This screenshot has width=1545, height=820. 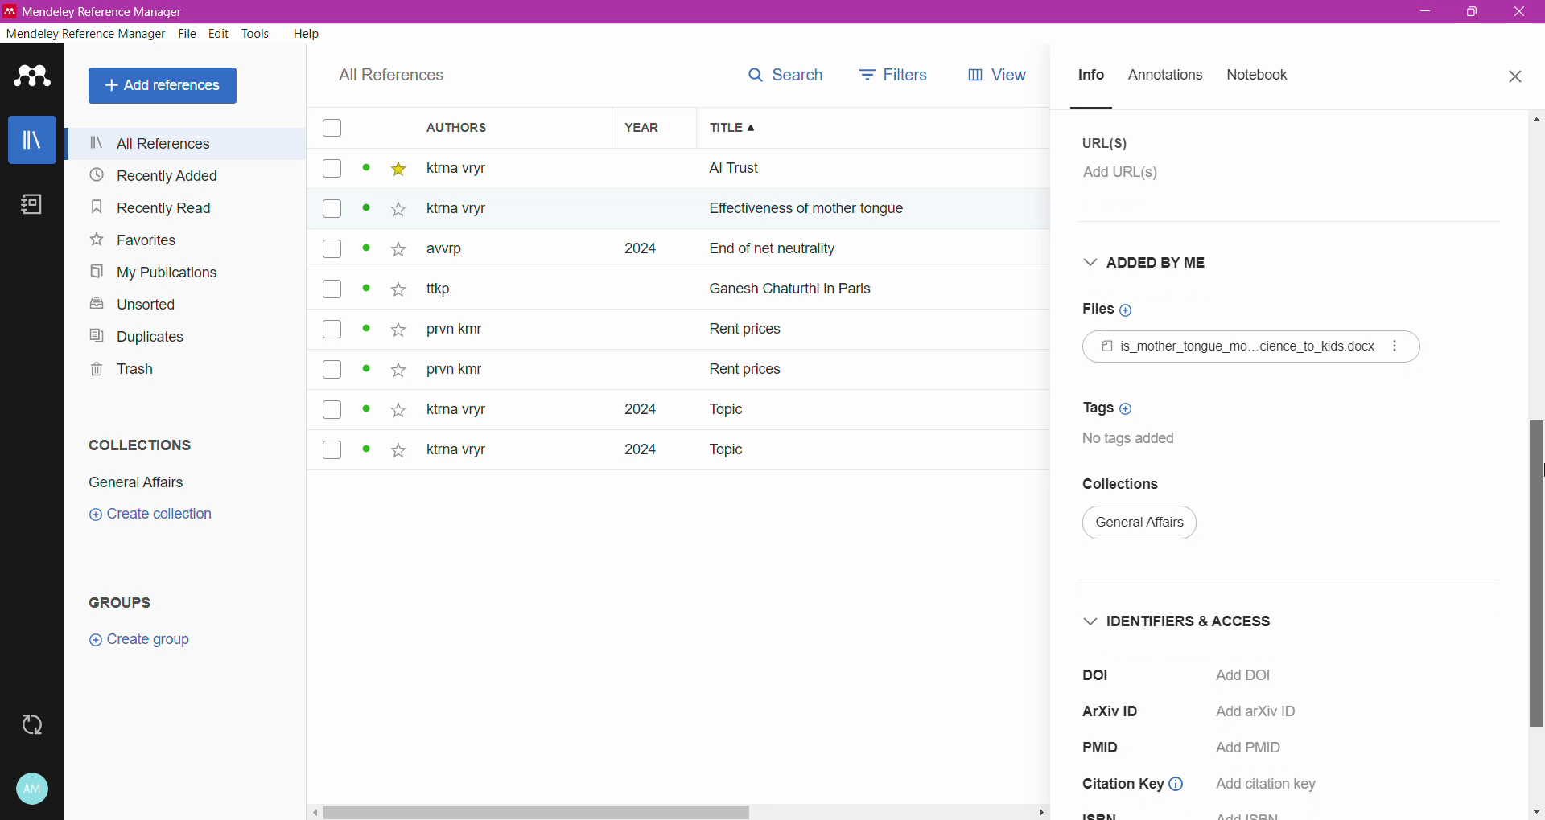 What do you see at coordinates (398, 408) in the screenshot?
I see `star` at bounding box center [398, 408].